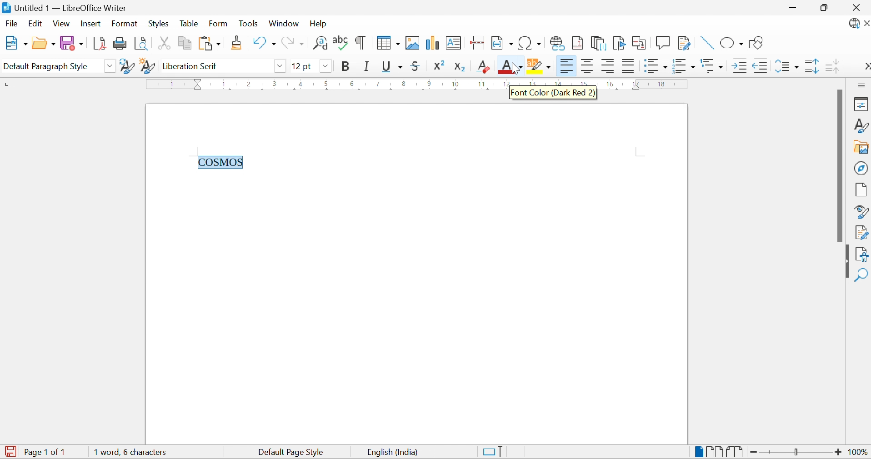  I want to click on Tools, so click(247, 23).